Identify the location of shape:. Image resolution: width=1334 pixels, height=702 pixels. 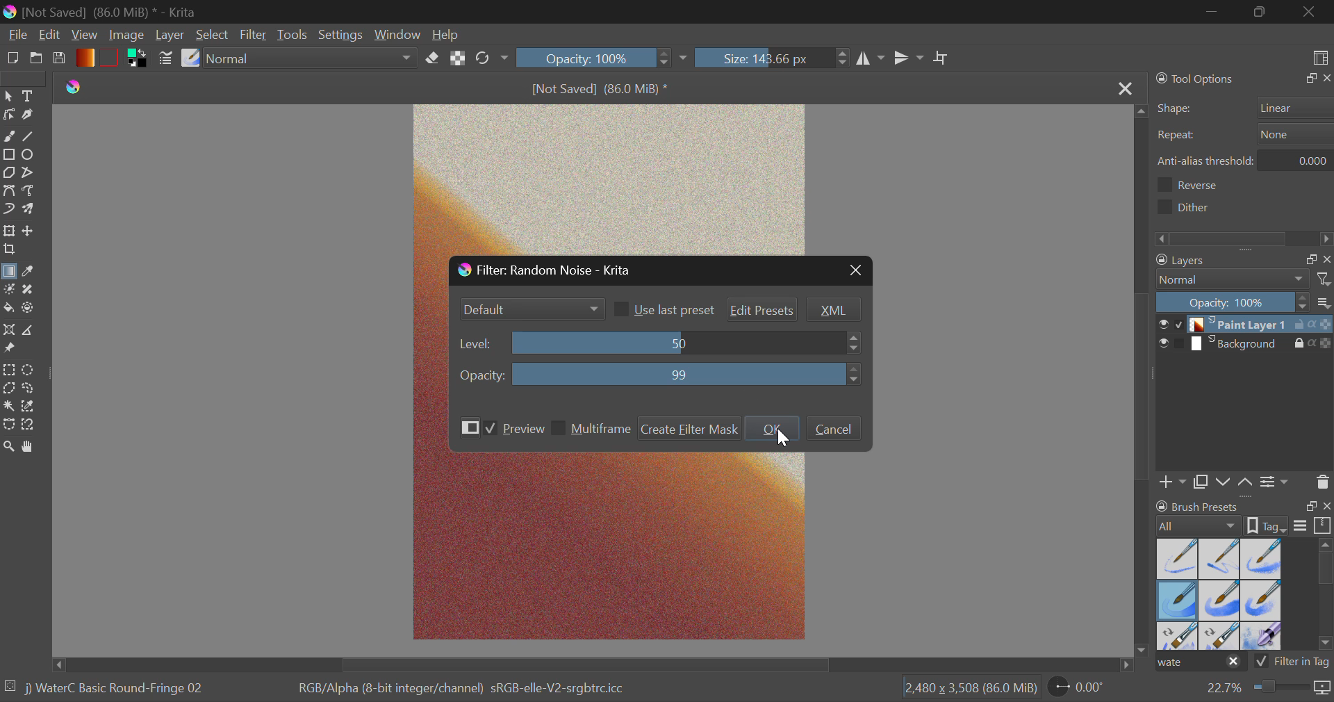
(1176, 109).